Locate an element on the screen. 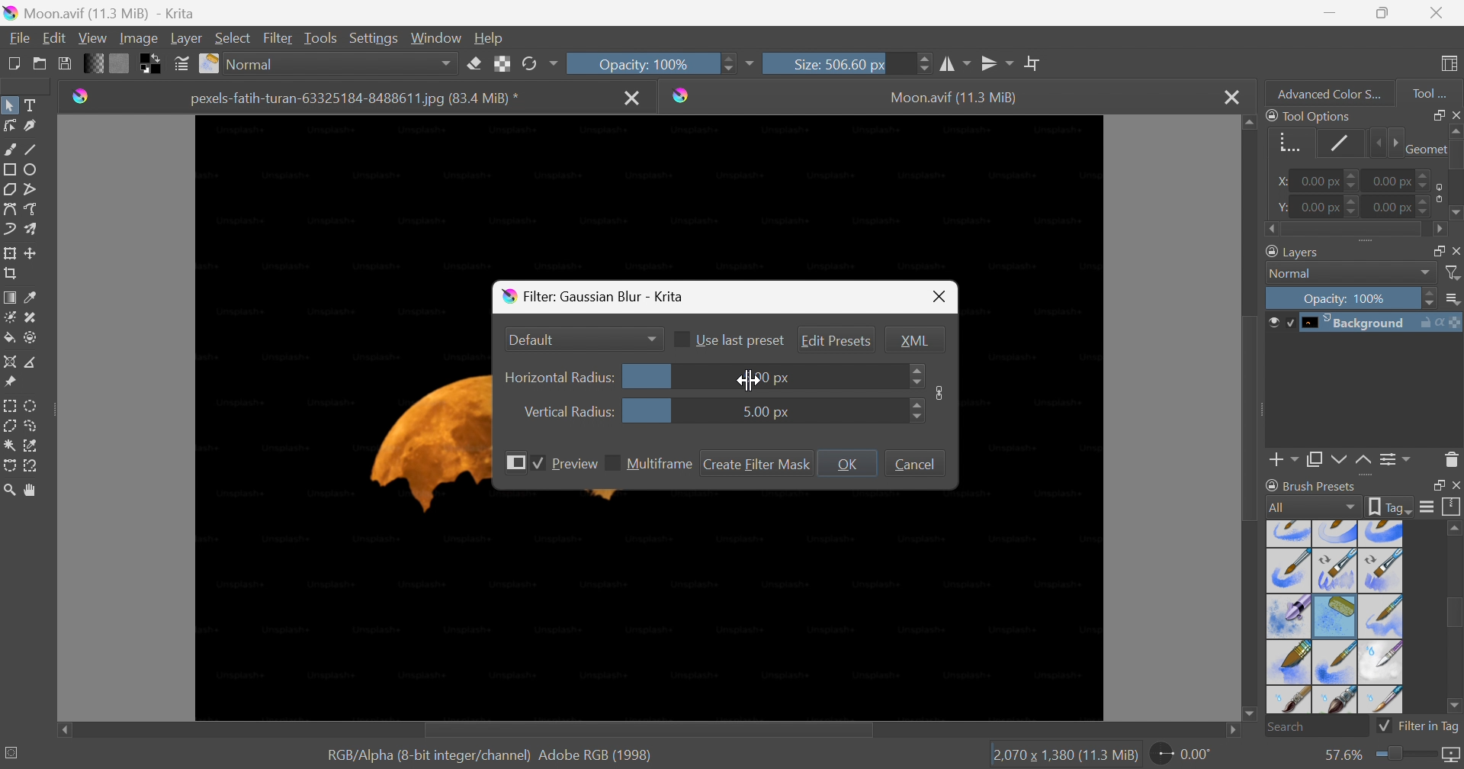  Geometry is located at coordinates (1289, 146).